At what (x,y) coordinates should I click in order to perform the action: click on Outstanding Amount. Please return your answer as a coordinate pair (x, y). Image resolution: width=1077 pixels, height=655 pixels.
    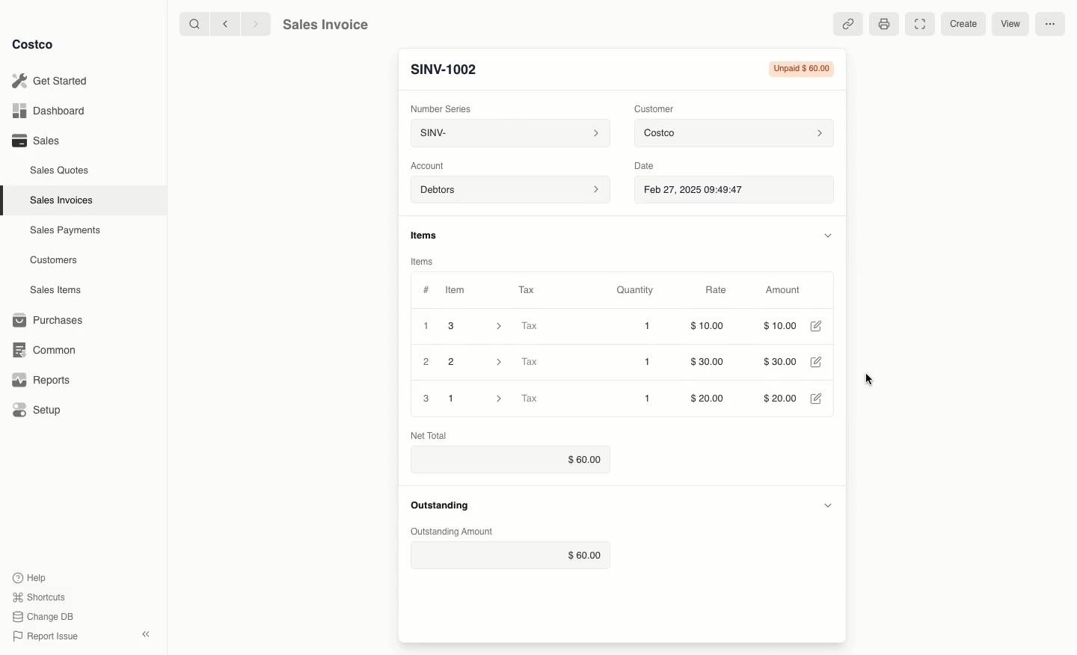
    Looking at the image, I should click on (452, 531).